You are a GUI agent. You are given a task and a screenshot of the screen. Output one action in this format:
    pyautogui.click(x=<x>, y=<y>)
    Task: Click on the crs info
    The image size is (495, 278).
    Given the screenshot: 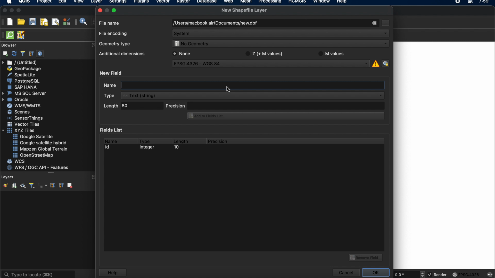 What is the action you would take?
    pyautogui.click(x=375, y=63)
    